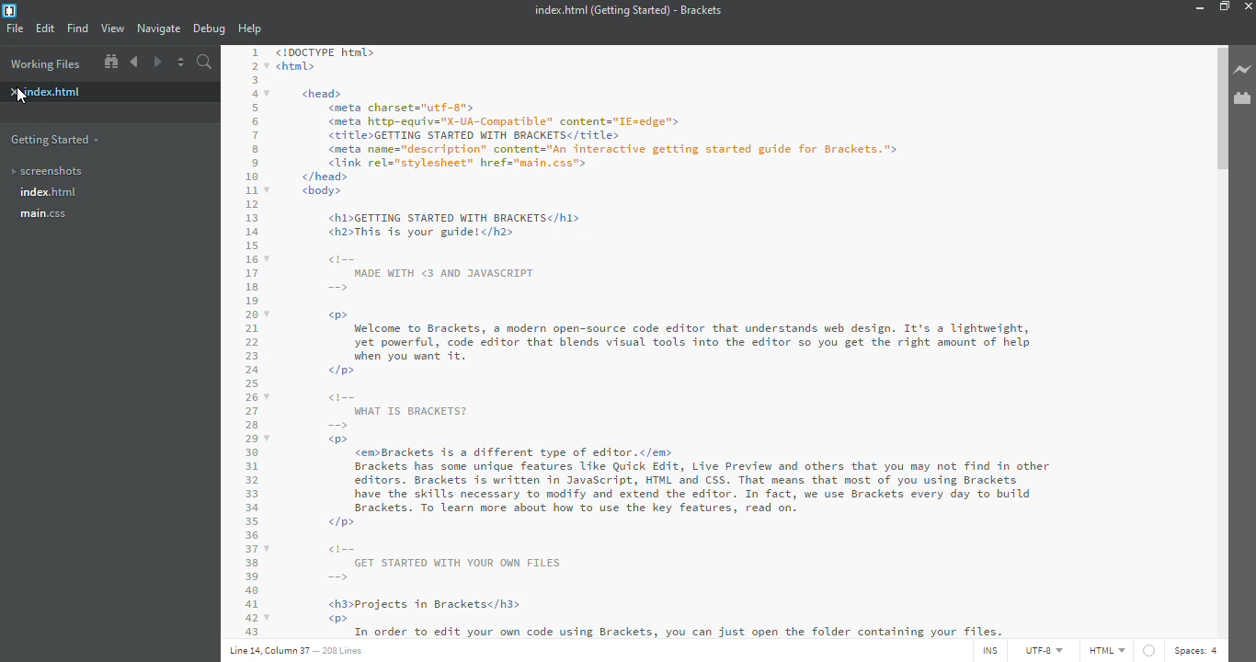  I want to click on maximize, so click(1223, 7).